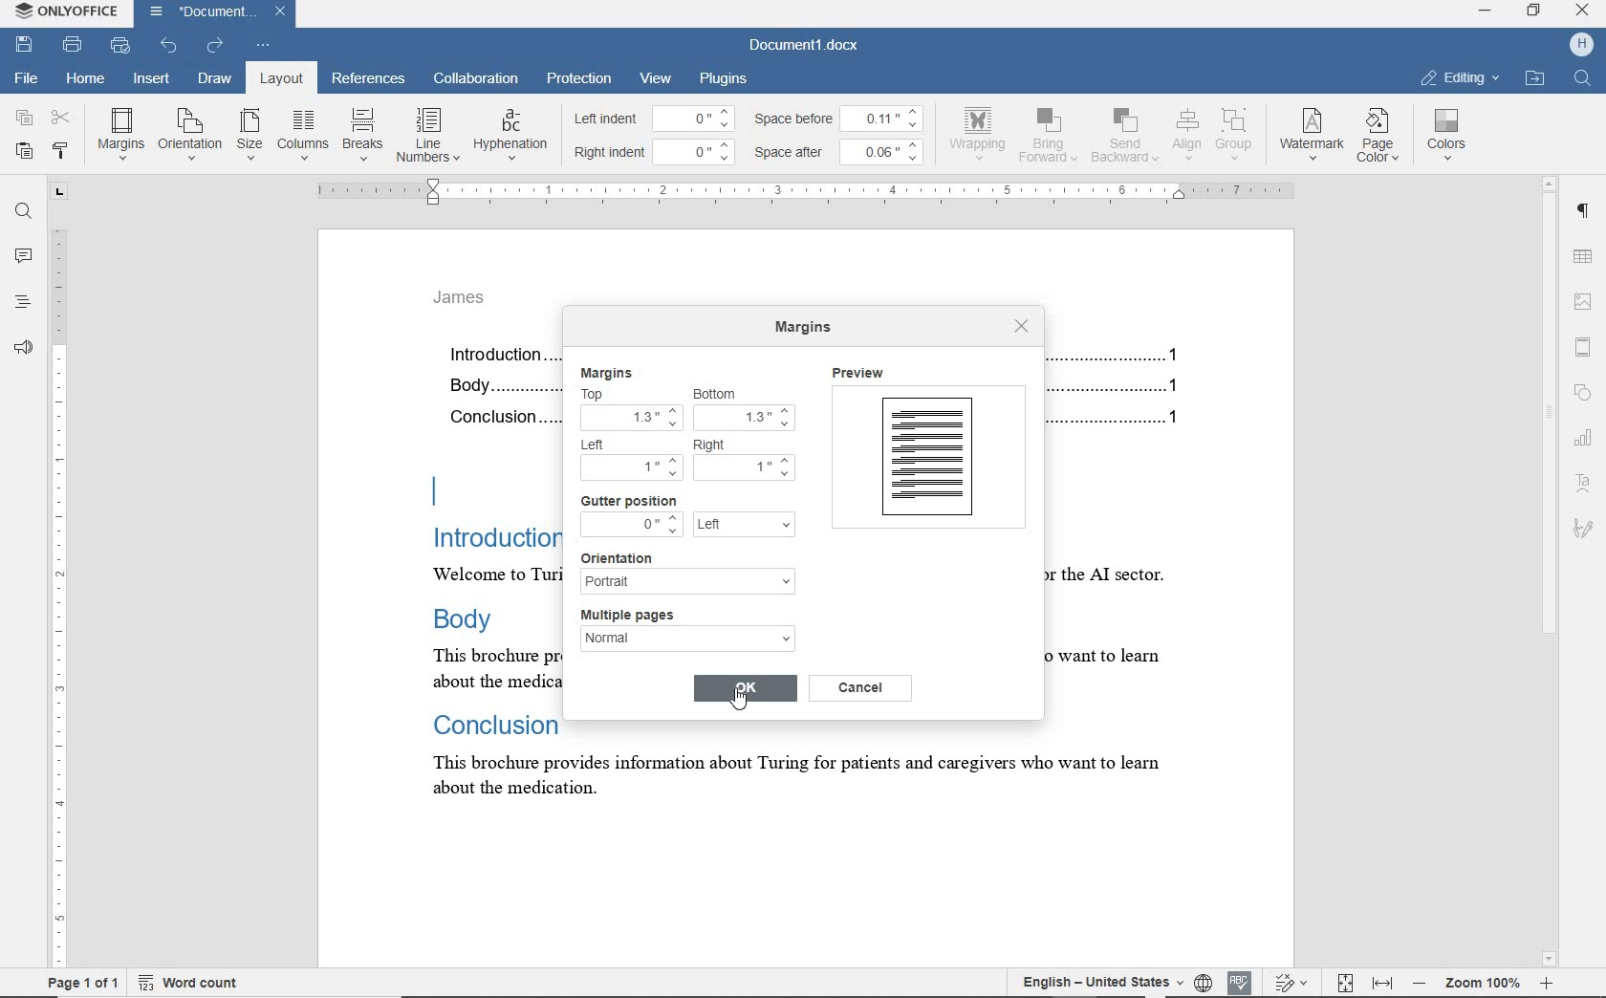 The height and width of the screenshot is (998, 1606). Describe the element at coordinates (796, 119) in the screenshot. I see `space before` at that location.